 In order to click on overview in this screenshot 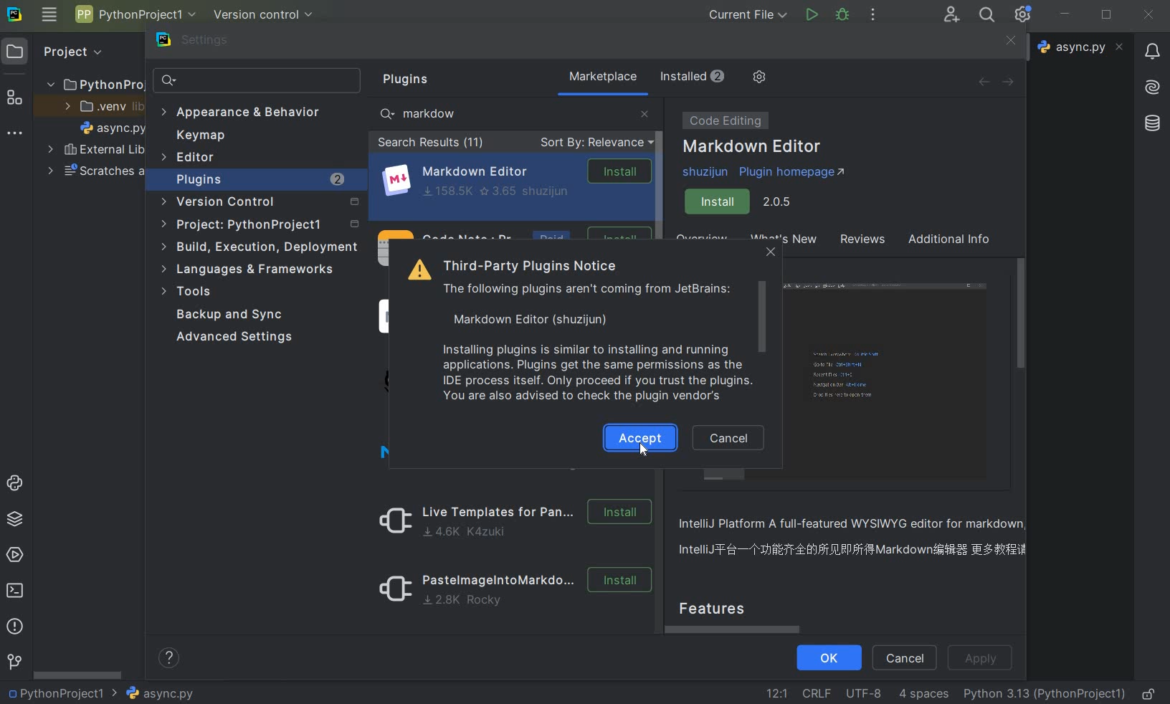, I will do `click(857, 539)`.